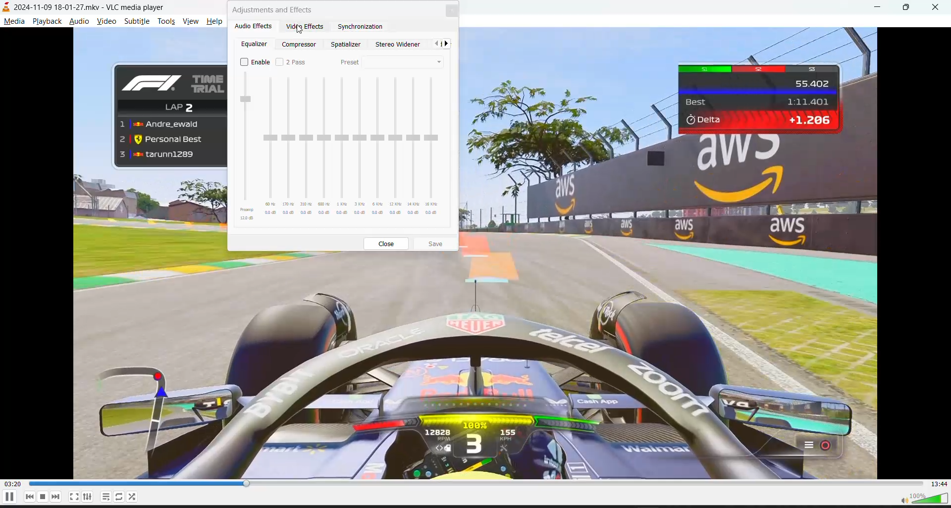 The height and width of the screenshot is (508, 951). What do you see at coordinates (872, 9) in the screenshot?
I see `minimize` at bounding box center [872, 9].